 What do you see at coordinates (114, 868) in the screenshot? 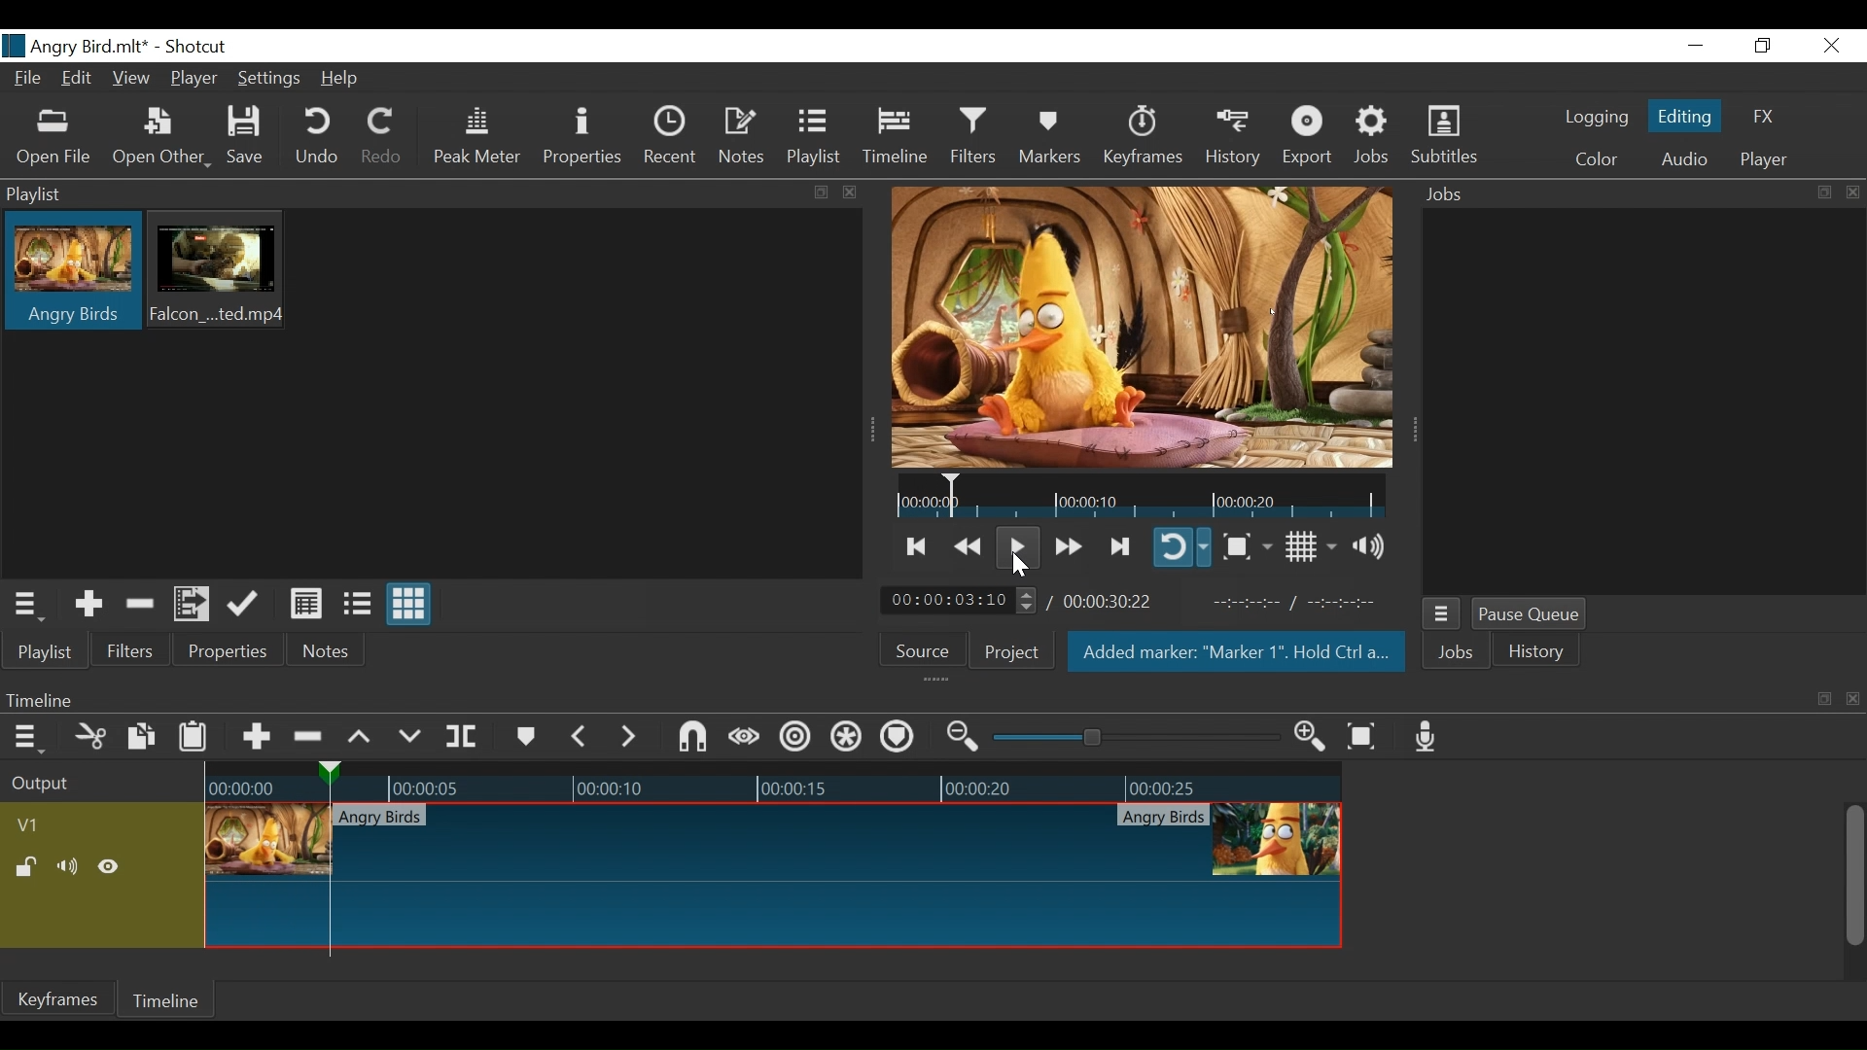
I see `Hide` at bounding box center [114, 868].